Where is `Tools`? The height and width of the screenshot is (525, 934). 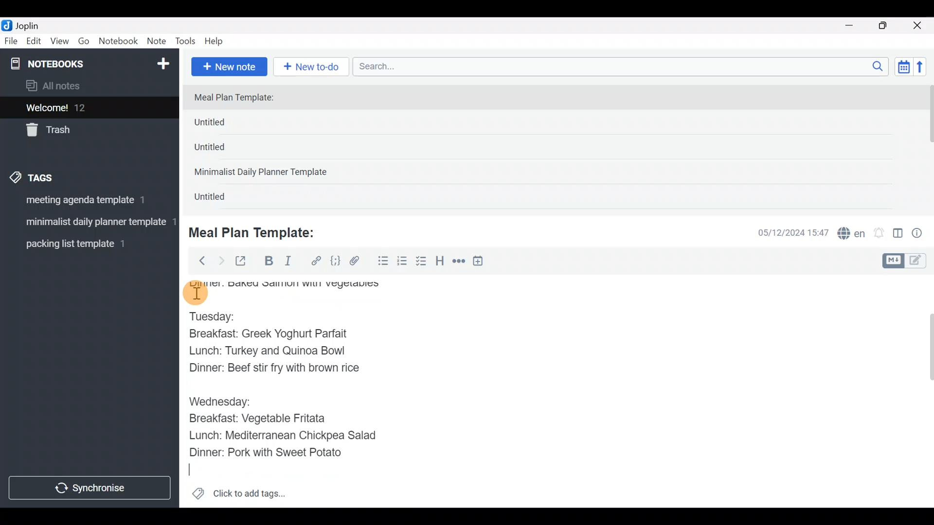
Tools is located at coordinates (186, 42).